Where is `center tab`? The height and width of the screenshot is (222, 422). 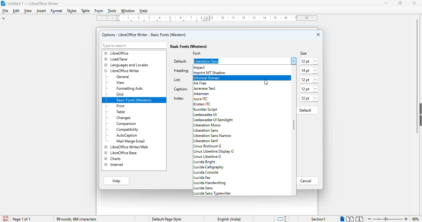
center tab is located at coordinates (183, 21).